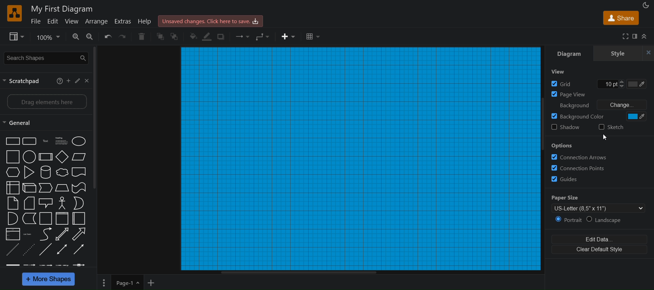  I want to click on edit, so click(78, 81).